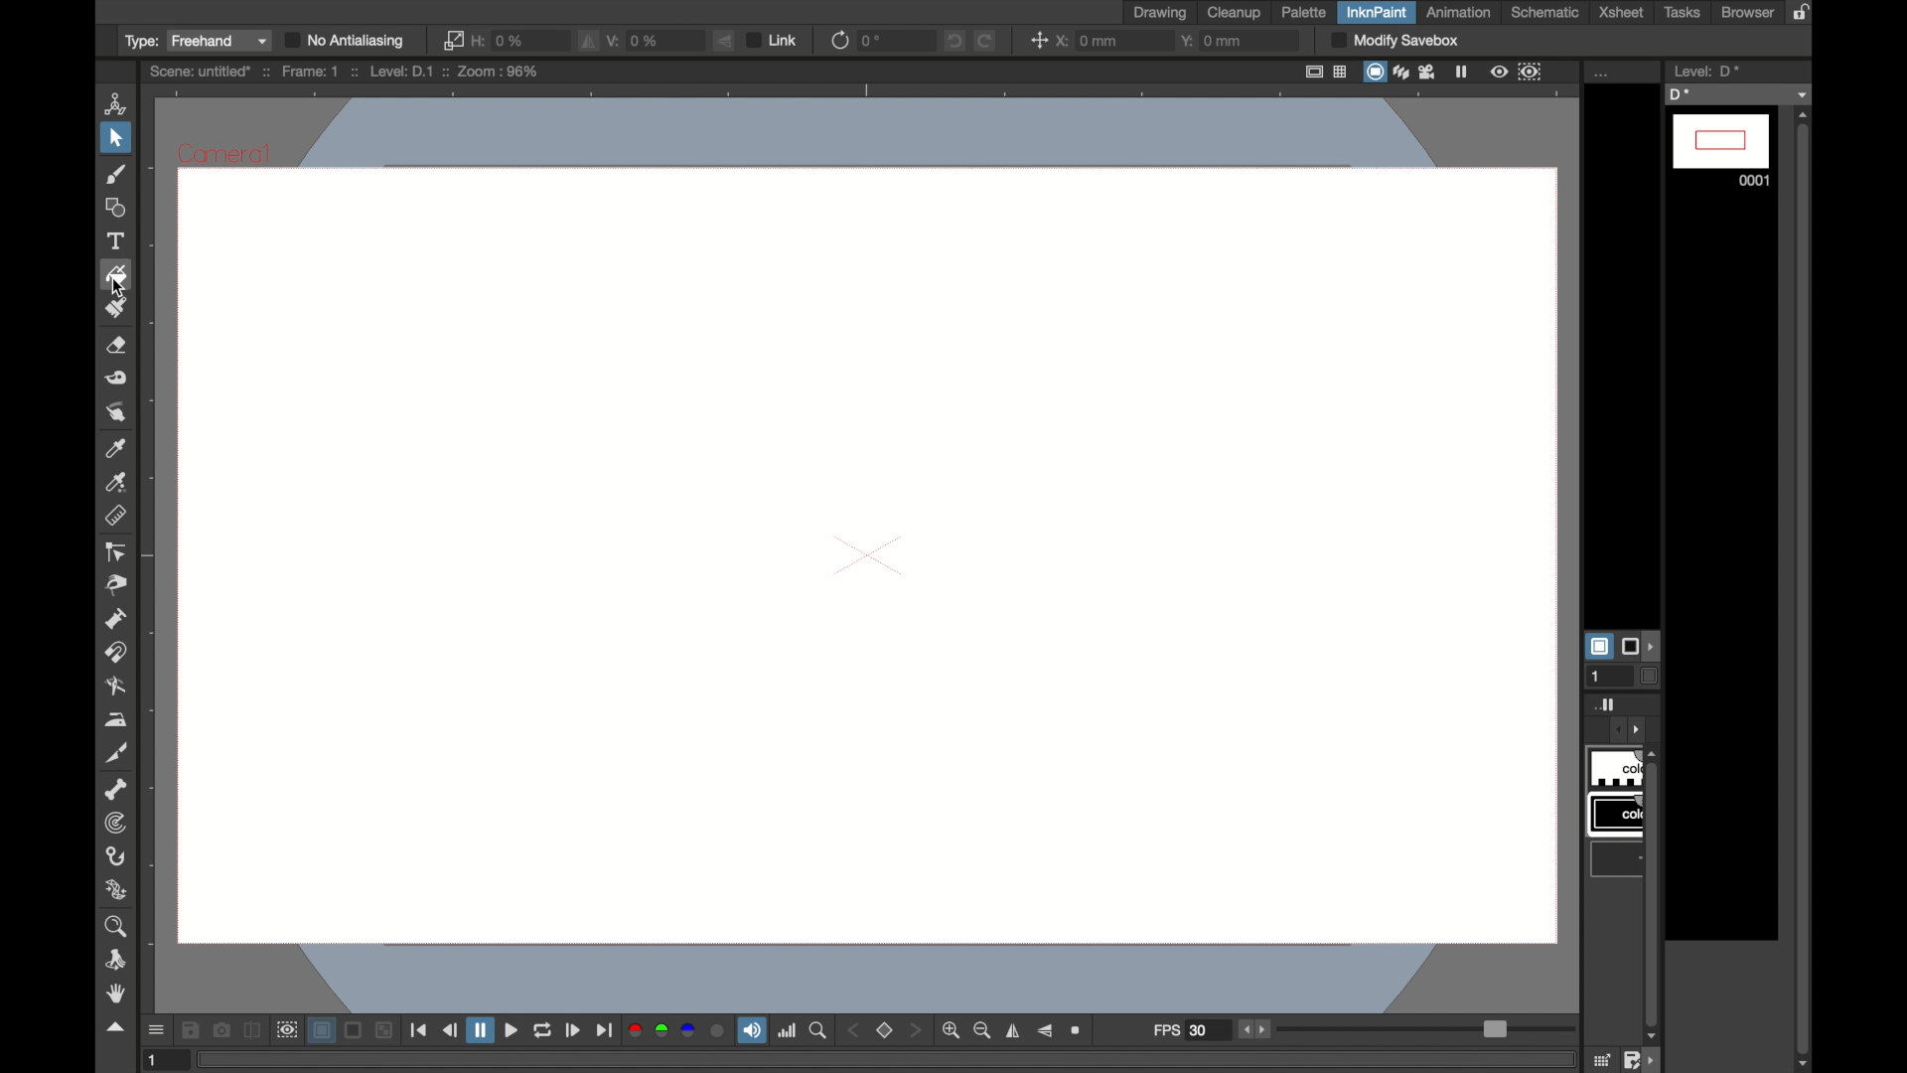 The width and height of the screenshot is (1907, 1073). Describe the element at coordinates (115, 790) in the screenshot. I see `skeleton tool` at that location.